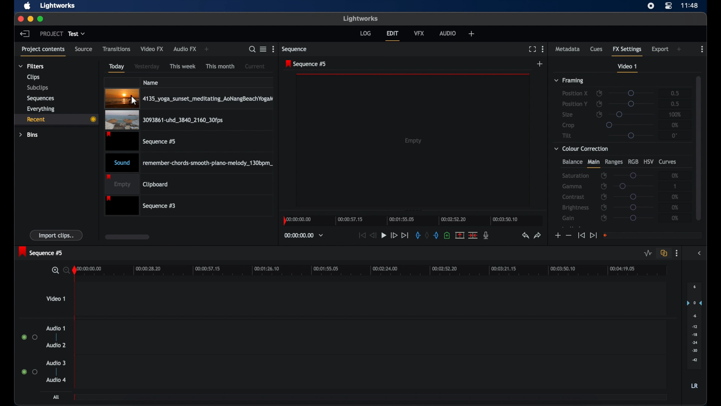 This screenshot has width=721, height=406. Describe the element at coordinates (628, 68) in the screenshot. I see `video 1` at that location.